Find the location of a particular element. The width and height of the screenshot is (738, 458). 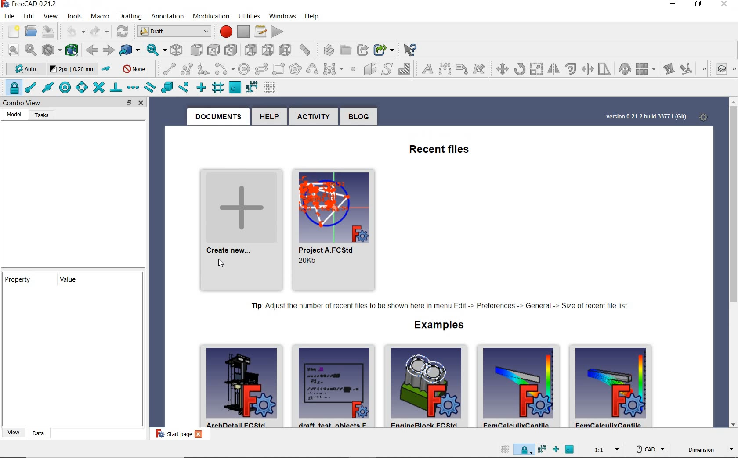

combo view is located at coordinates (26, 103).